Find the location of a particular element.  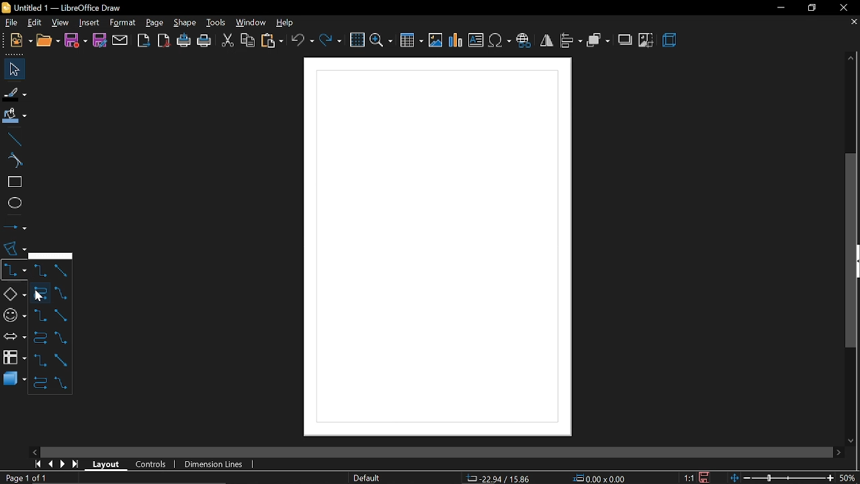

cut  is located at coordinates (226, 42).